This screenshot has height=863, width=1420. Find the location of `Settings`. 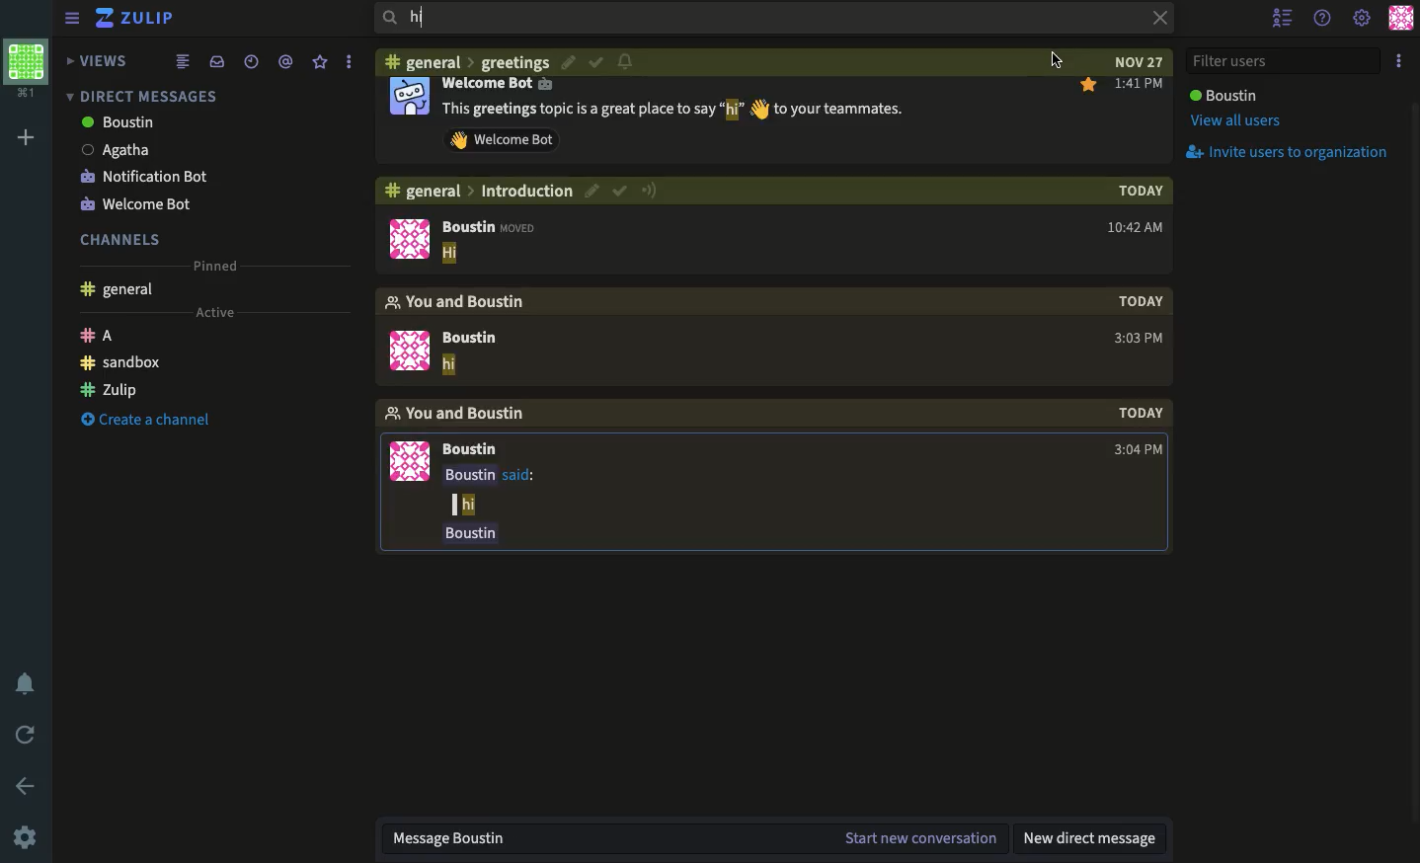

Settings is located at coordinates (27, 835).